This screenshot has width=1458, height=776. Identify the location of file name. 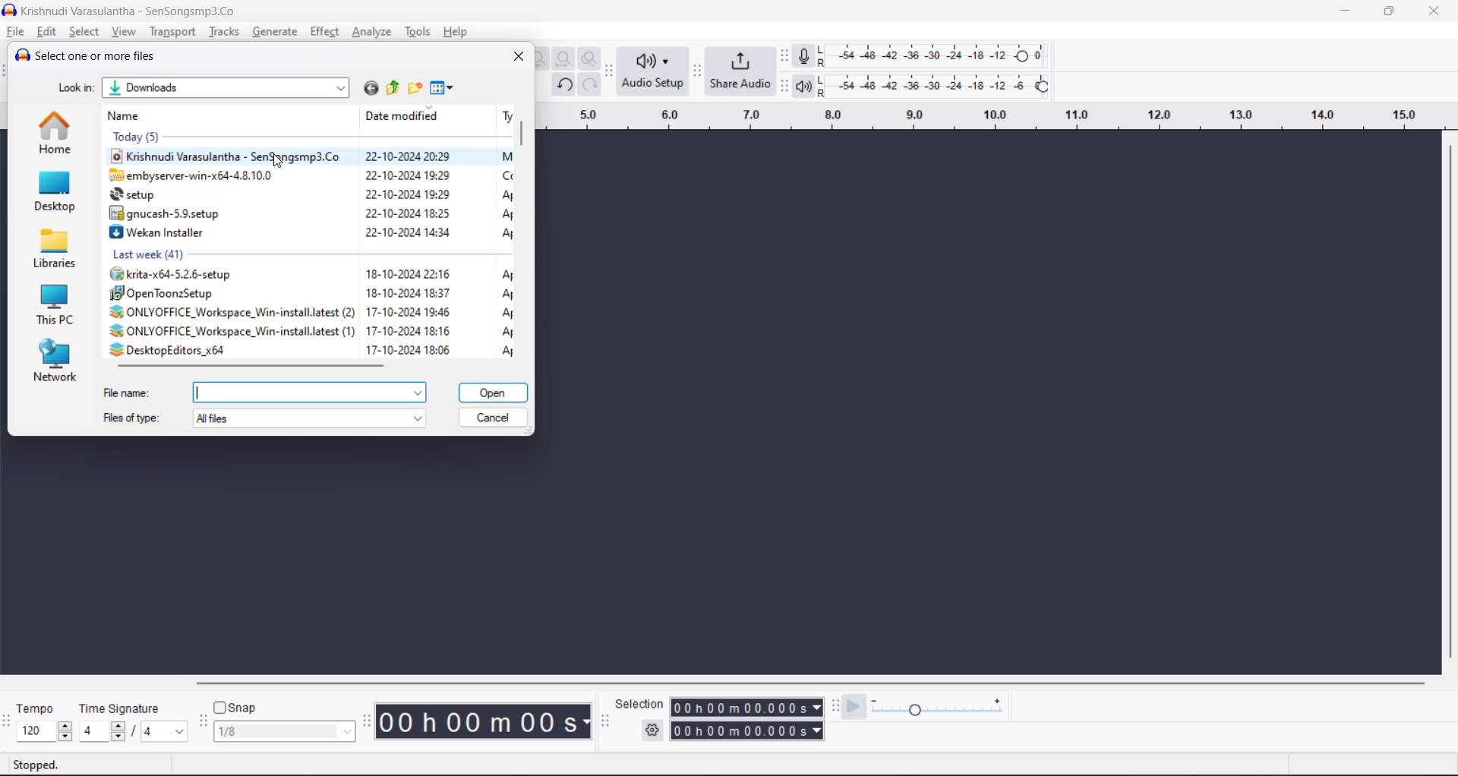
(267, 390).